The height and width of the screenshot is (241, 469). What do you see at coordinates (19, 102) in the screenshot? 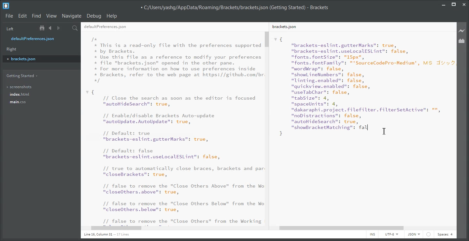
I see `main.css` at bounding box center [19, 102].